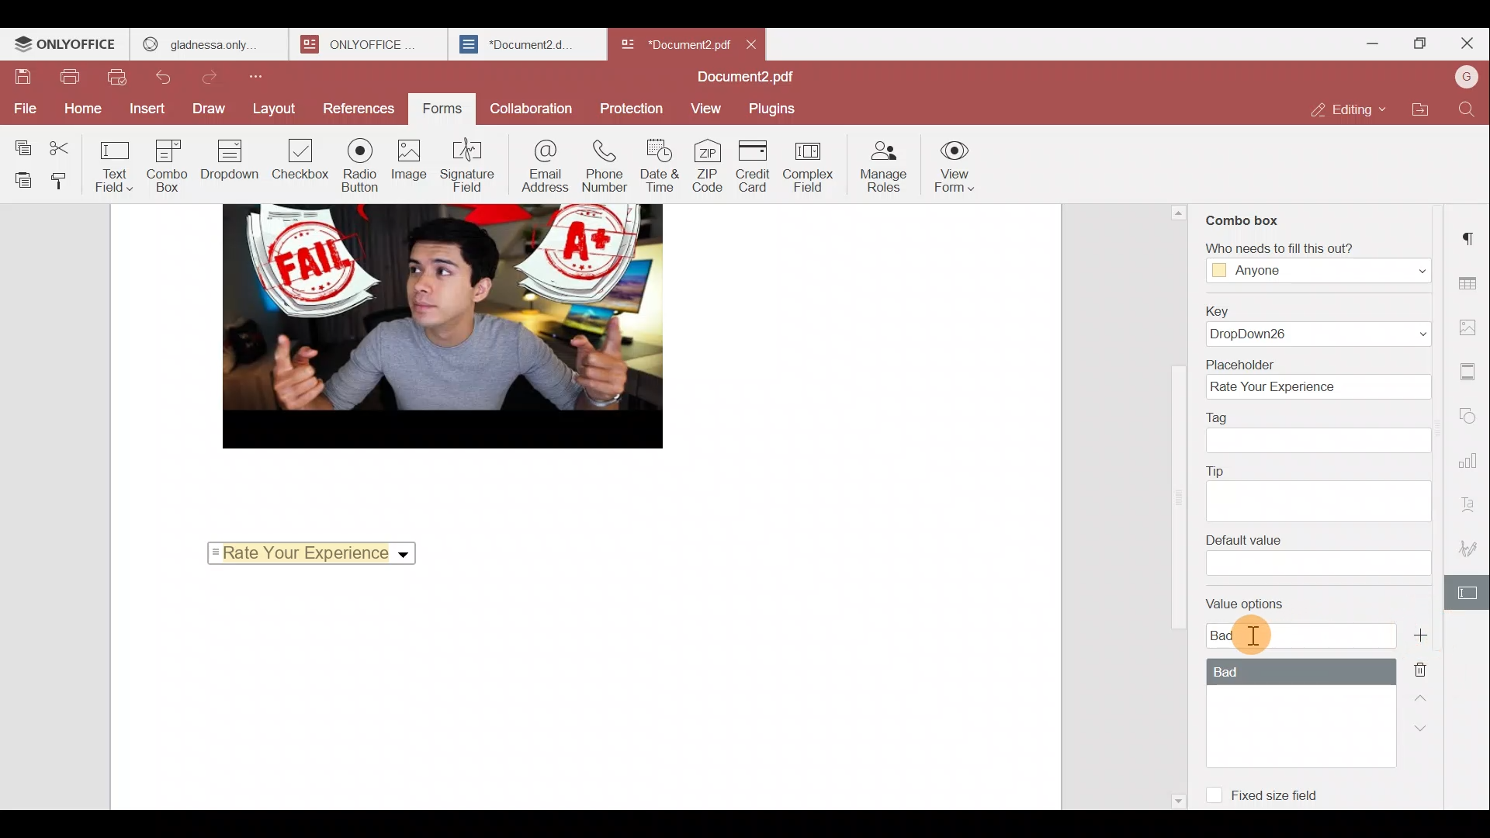 This screenshot has height=838, width=1490. What do you see at coordinates (956, 163) in the screenshot?
I see `View form` at bounding box center [956, 163].